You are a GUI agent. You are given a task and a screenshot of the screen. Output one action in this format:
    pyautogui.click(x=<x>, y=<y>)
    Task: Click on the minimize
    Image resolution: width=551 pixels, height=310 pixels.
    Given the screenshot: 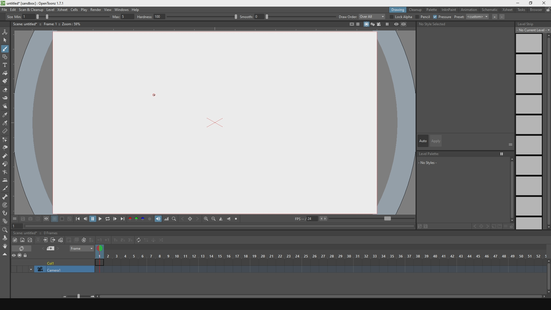 What is the action you would take?
    pyautogui.click(x=518, y=3)
    